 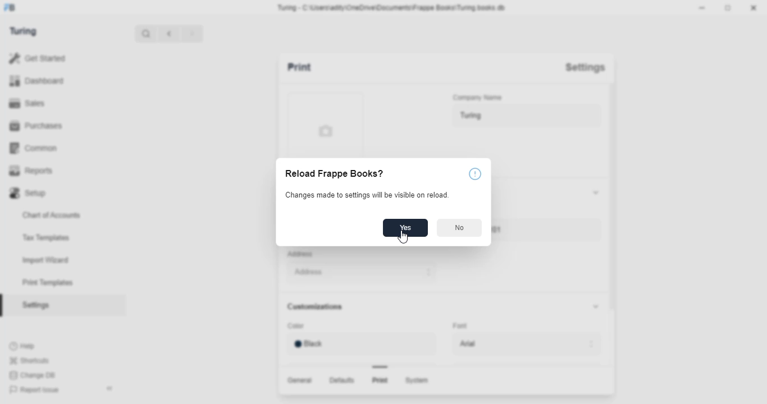 What do you see at coordinates (755, 9) in the screenshot?
I see `close` at bounding box center [755, 9].